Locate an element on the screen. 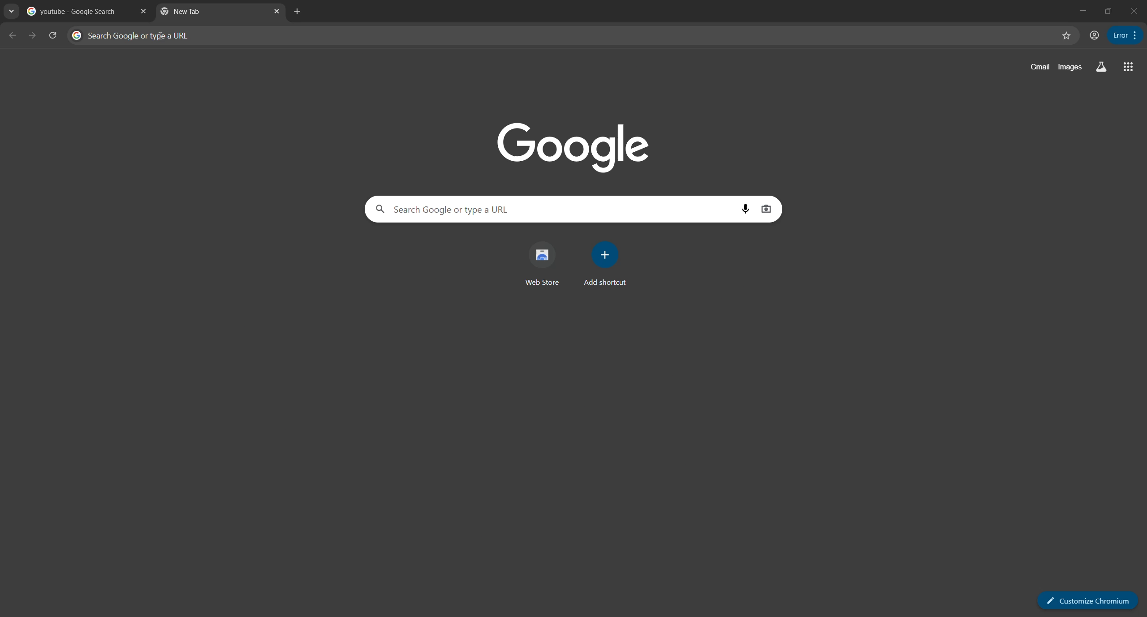 This screenshot has width=1147, height=617. customize chromium is located at coordinates (1084, 598).